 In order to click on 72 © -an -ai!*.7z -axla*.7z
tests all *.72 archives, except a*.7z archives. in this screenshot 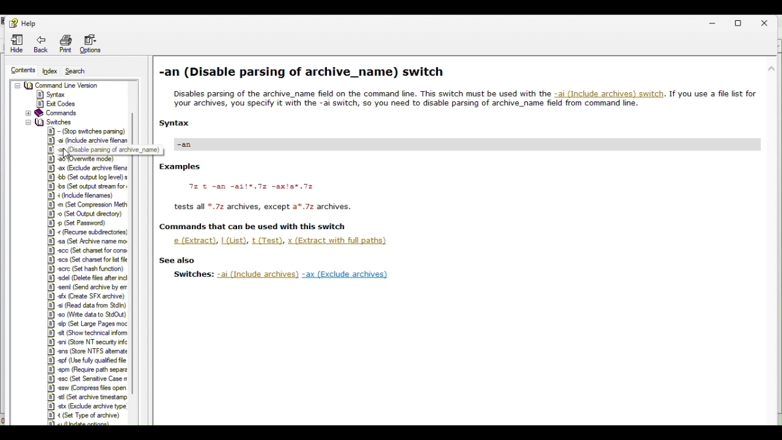, I will do `click(270, 199)`.